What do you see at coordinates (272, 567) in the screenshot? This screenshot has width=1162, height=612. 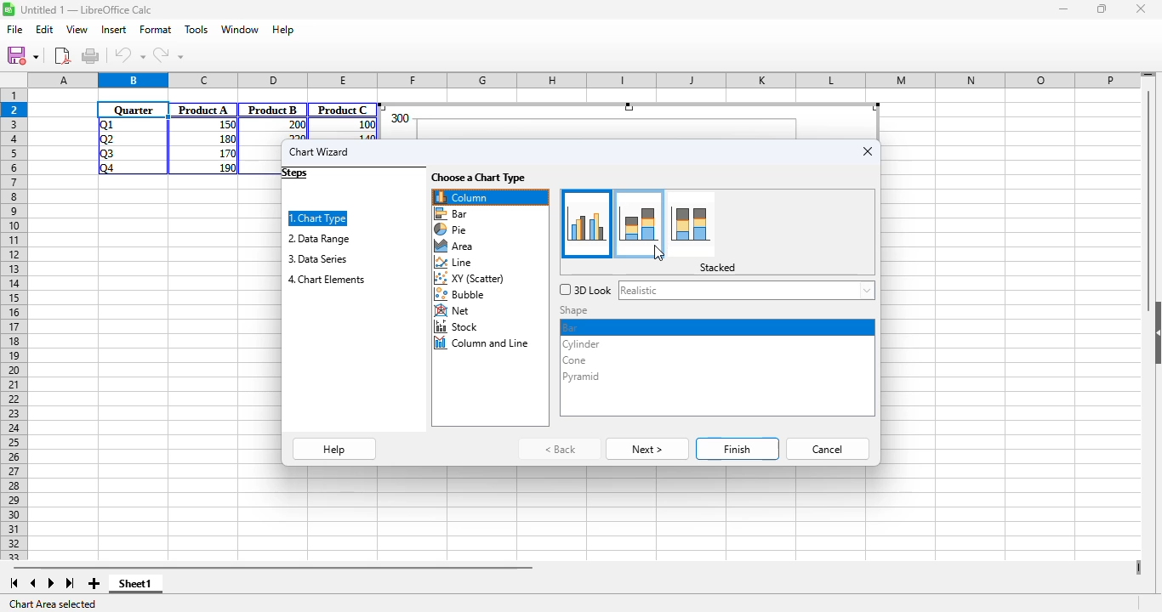 I see `horizontal scroll bar` at bounding box center [272, 567].